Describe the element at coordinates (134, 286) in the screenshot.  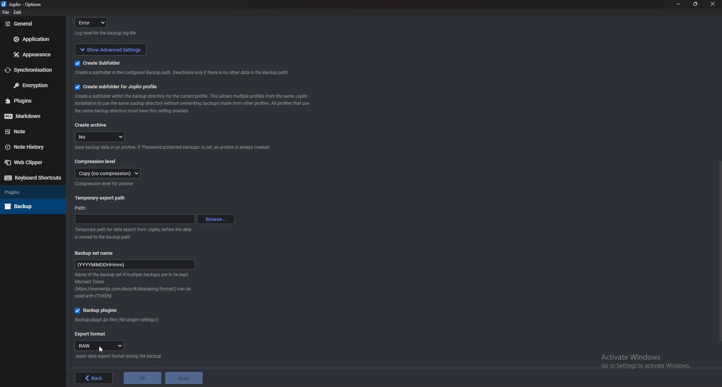
I see `Info` at that location.